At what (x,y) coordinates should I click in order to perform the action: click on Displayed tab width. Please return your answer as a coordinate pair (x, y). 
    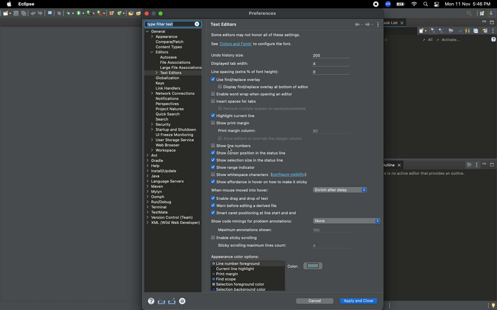
    Looking at the image, I should click on (234, 64).